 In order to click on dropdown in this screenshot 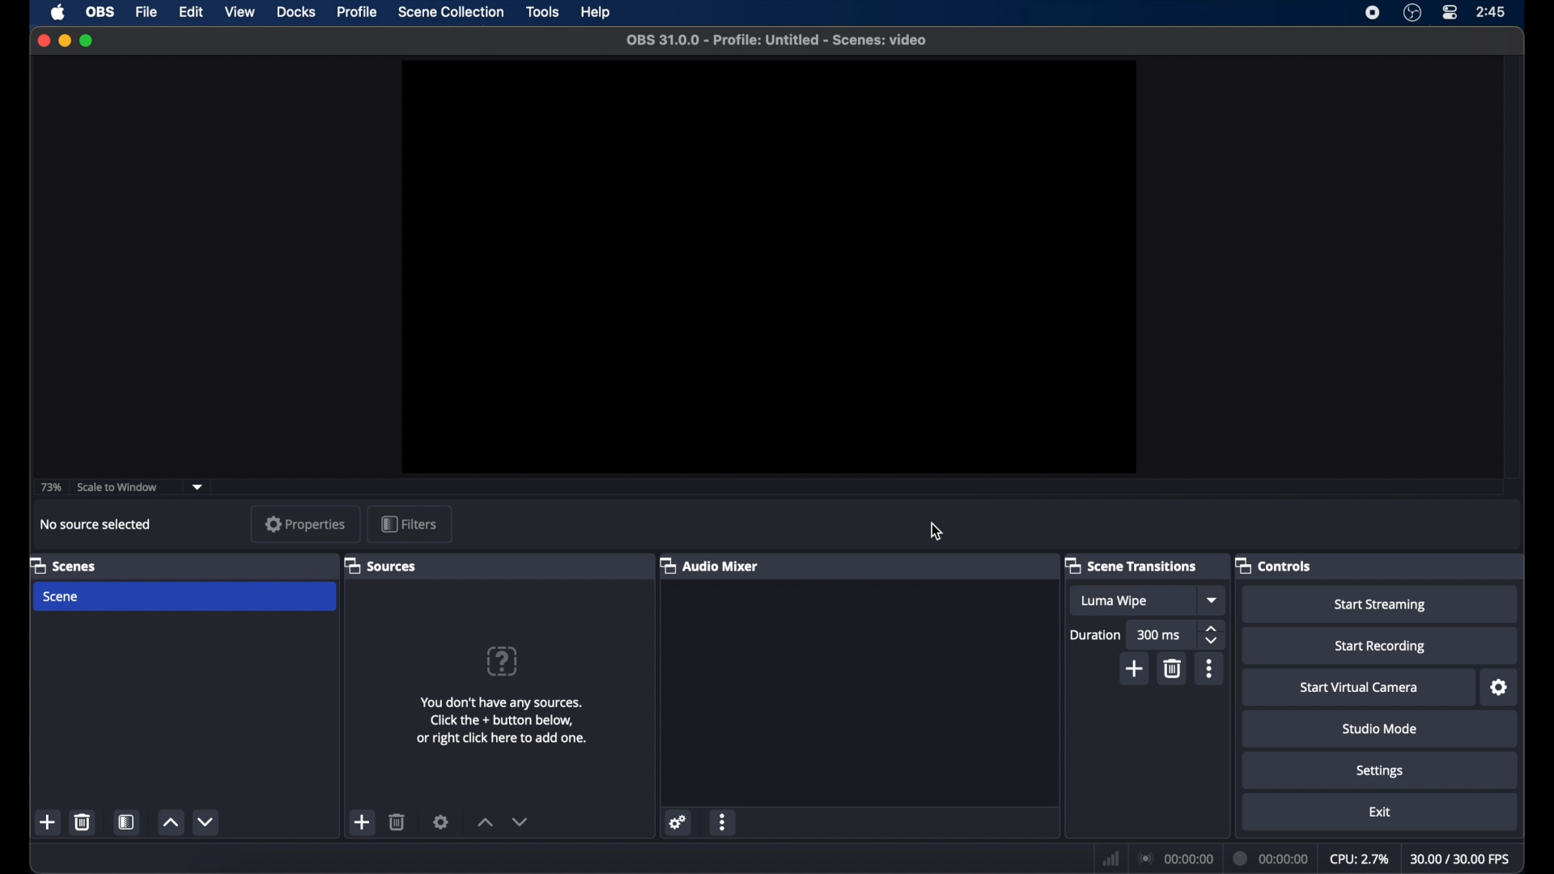, I will do `click(198, 486)`.